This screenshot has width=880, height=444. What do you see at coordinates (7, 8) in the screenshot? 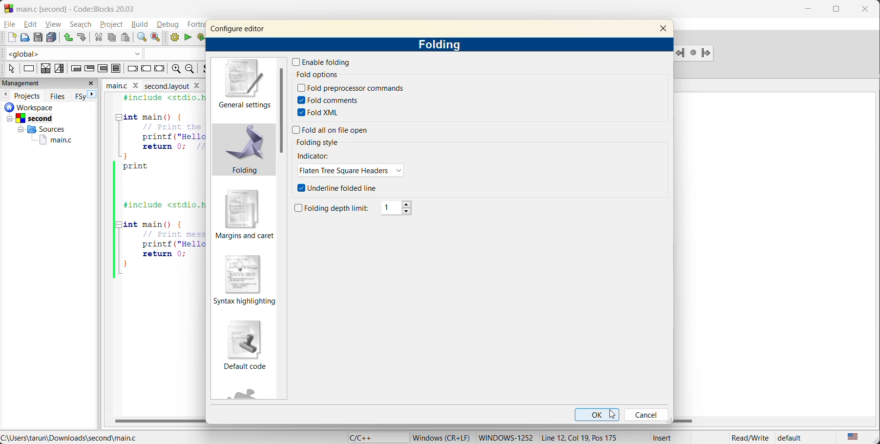
I see `Codeblock logo` at bounding box center [7, 8].